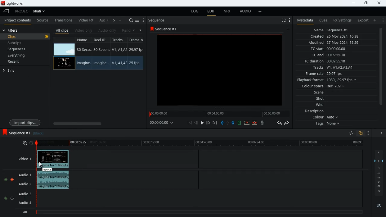 The width and height of the screenshot is (386, 217). What do you see at coordinates (240, 124) in the screenshot?
I see `new` at bounding box center [240, 124].